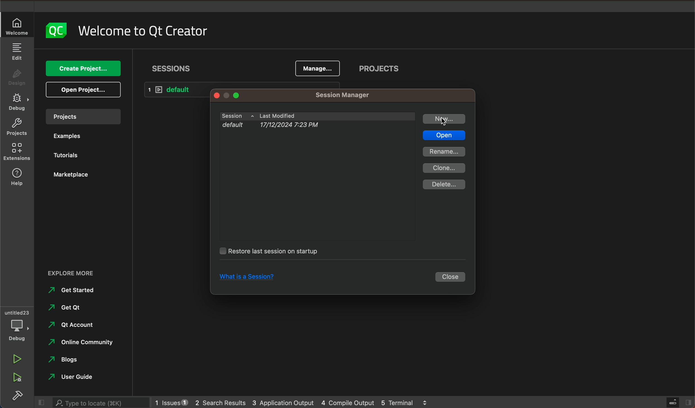 This screenshot has height=408, width=695. What do you see at coordinates (284, 401) in the screenshot?
I see `application output` at bounding box center [284, 401].